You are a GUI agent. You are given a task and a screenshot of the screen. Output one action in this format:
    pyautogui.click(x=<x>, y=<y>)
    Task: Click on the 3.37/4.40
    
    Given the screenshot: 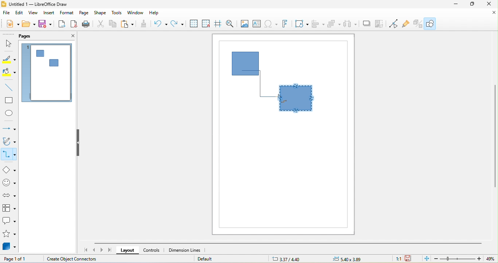 What is the action you would take?
    pyautogui.click(x=289, y=260)
    